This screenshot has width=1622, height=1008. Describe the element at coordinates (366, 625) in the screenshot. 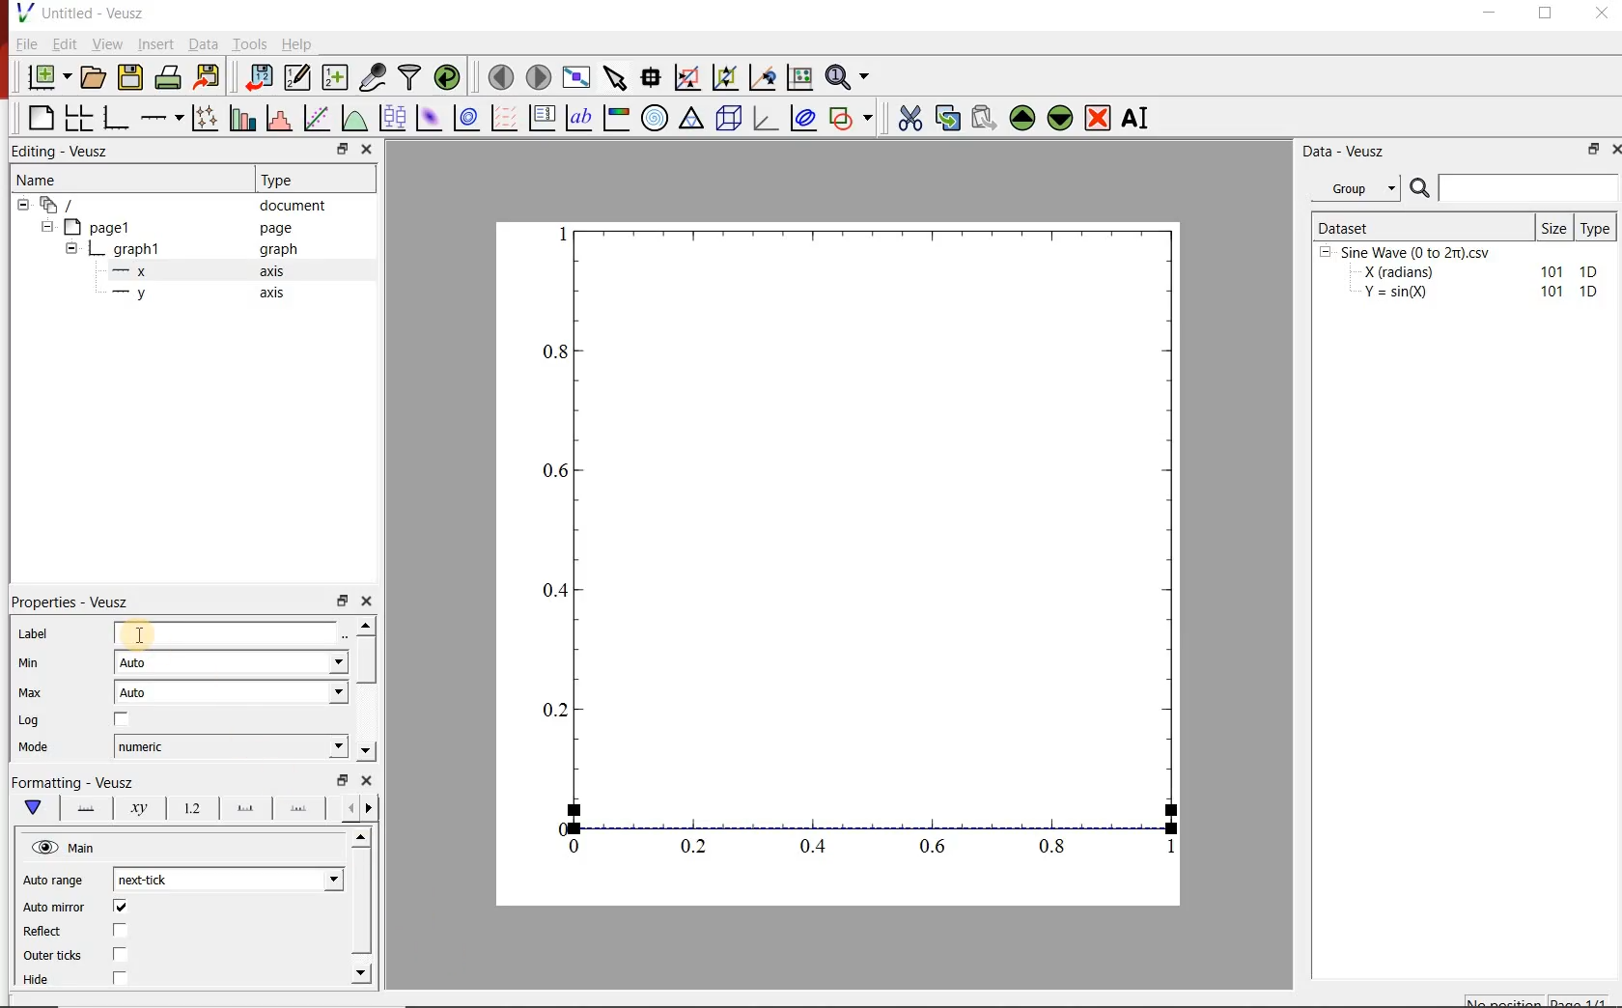

I see `Up` at that location.